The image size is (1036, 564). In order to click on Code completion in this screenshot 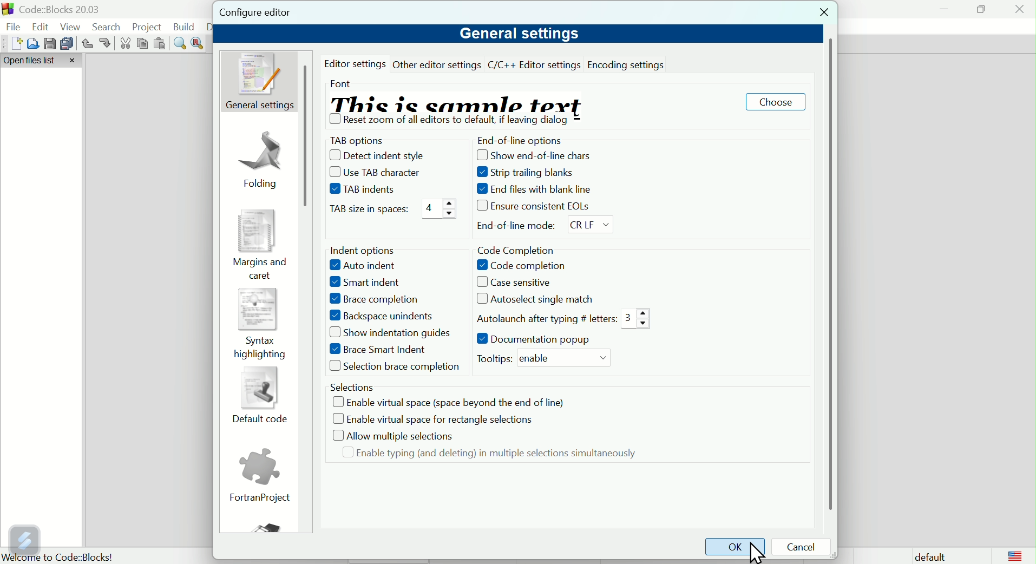, I will do `click(522, 265)`.